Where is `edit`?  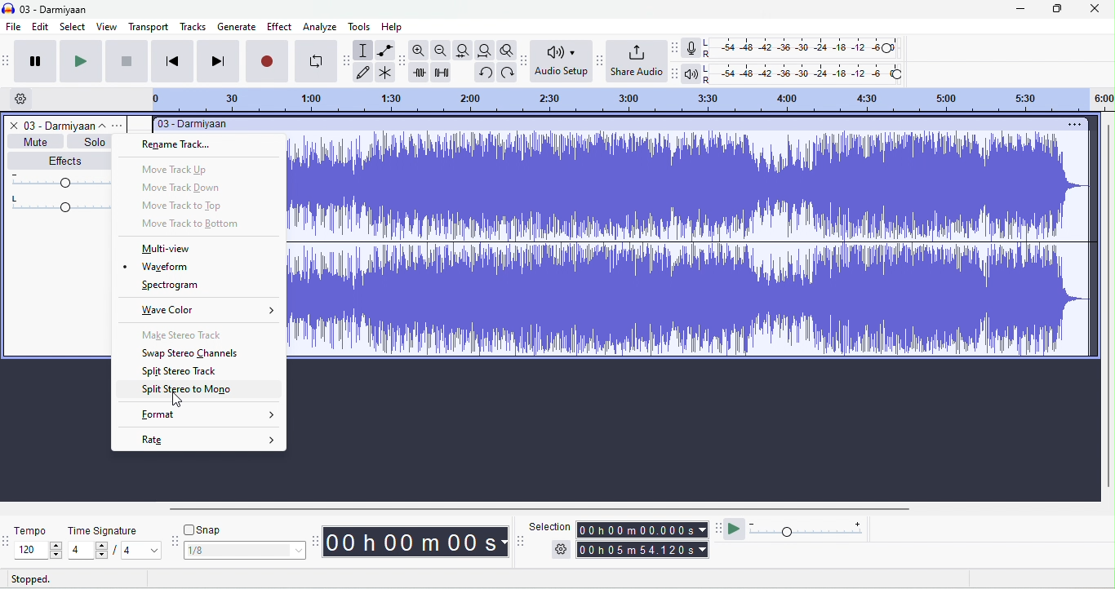 edit is located at coordinates (41, 26).